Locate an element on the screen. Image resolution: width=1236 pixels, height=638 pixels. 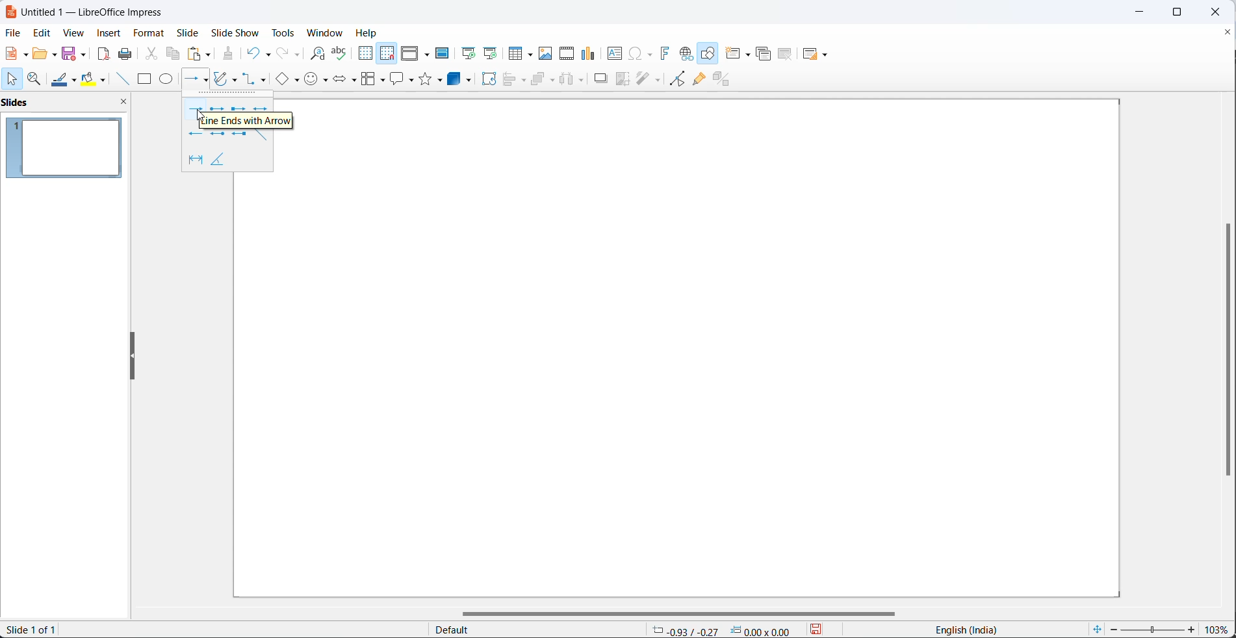
display grid is located at coordinates (365, 55).